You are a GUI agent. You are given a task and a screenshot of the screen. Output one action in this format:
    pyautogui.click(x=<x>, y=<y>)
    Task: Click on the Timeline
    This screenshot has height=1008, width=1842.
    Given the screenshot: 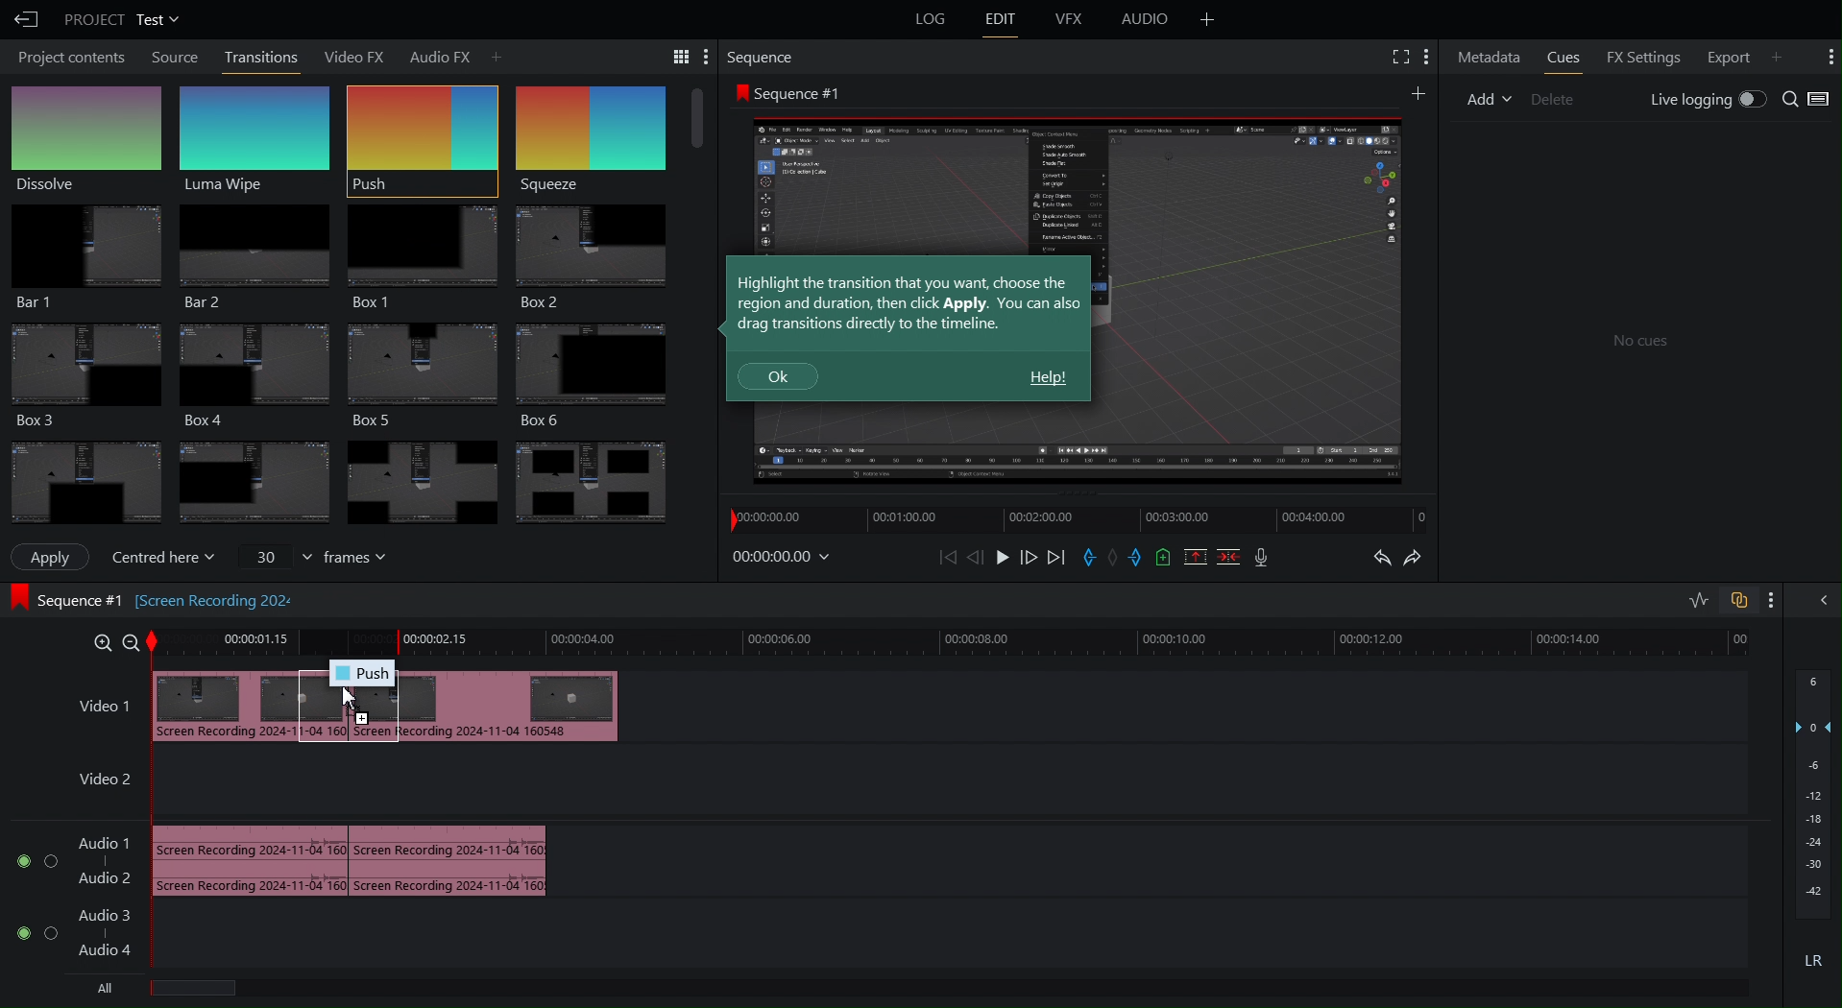 What is the action you would take?
    pyautogui.click(x=960, y=641)
    